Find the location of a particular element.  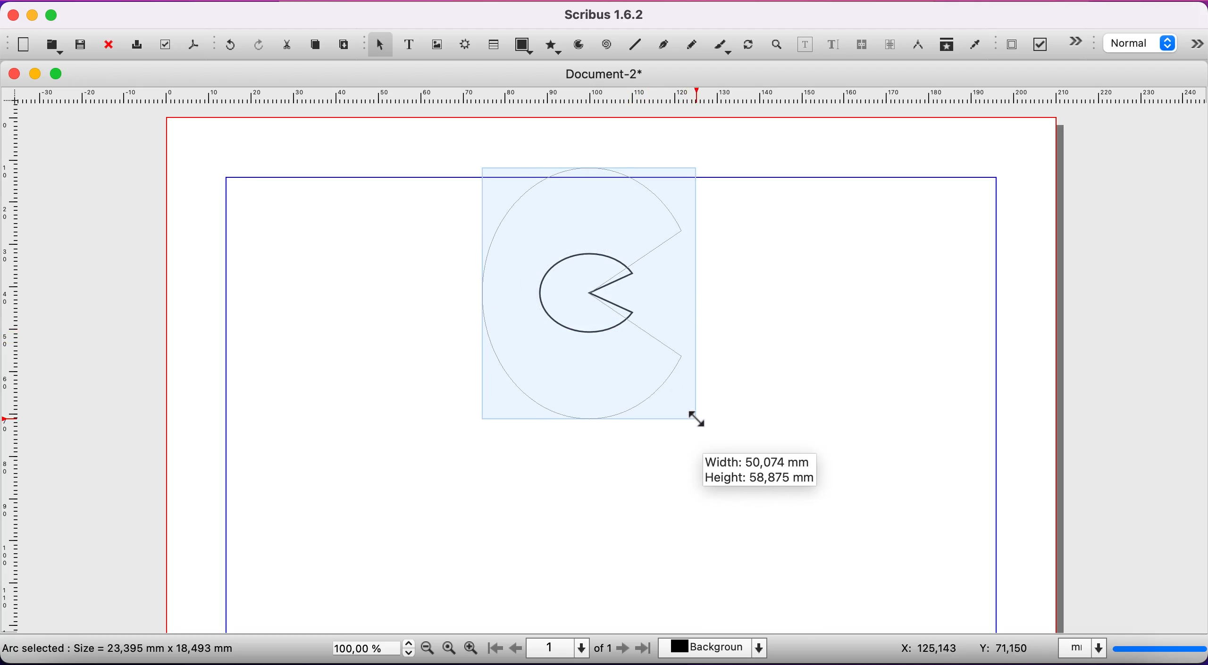

number of page is located at coordinates (570, 648).